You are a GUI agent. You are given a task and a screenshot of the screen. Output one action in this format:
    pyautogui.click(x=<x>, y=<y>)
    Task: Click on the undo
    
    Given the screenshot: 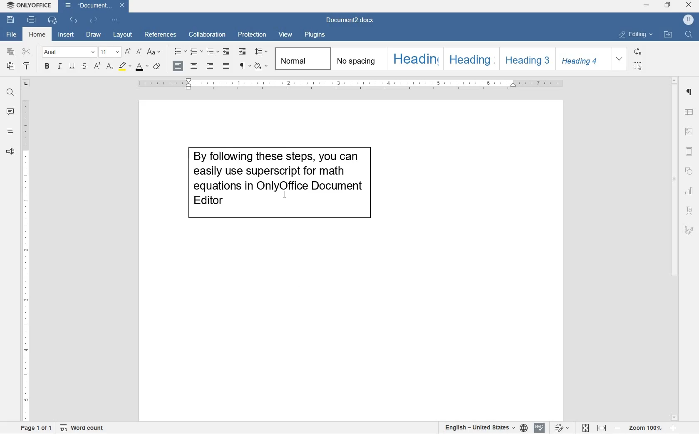 What is the action you would take?
    pyautogui.click(x=74, y=20)
    